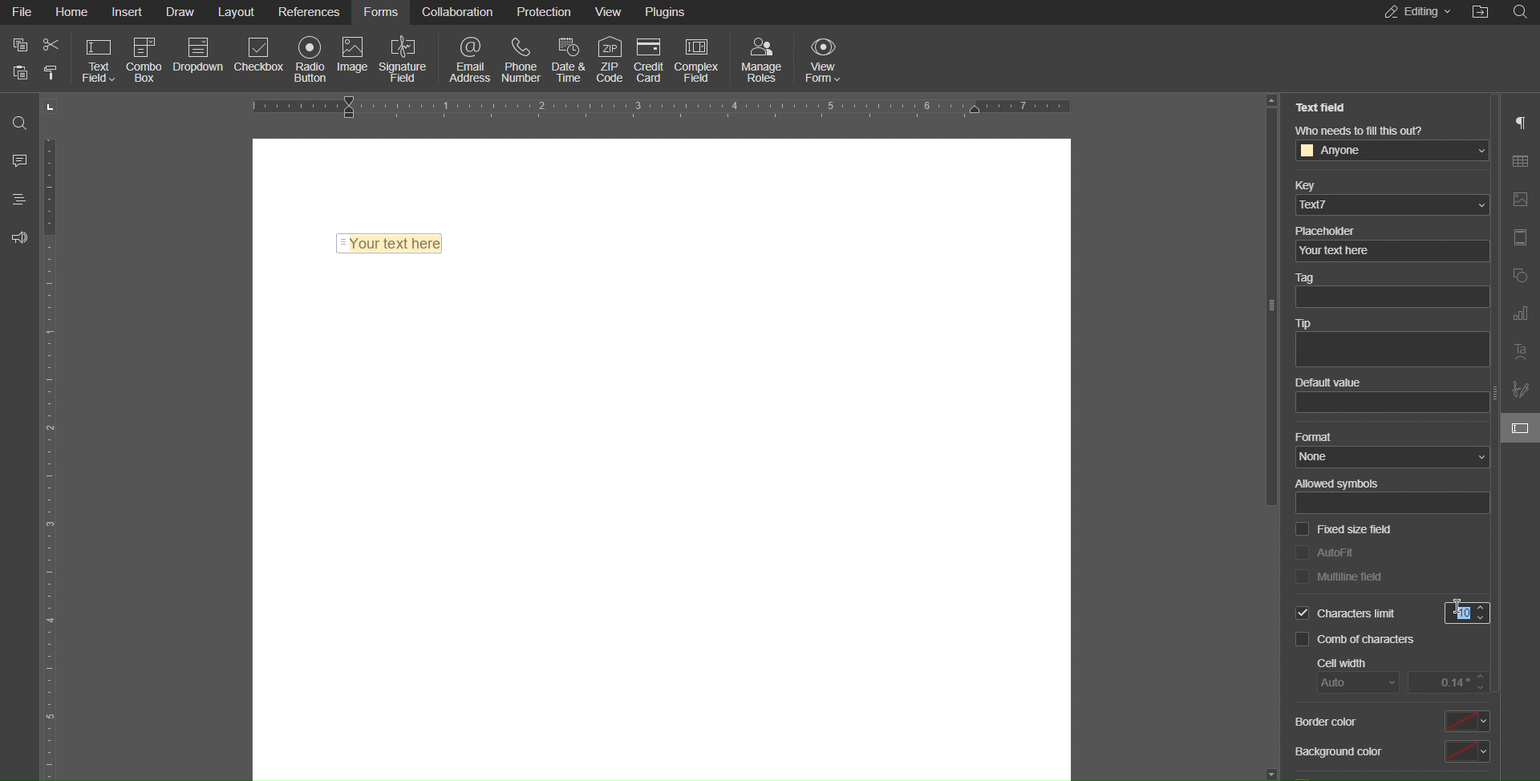 This screenshot has height=781, width=1540. Describe the element at coordinates (1324, 551) in the screenshot. I see `AutoFit` at that location.